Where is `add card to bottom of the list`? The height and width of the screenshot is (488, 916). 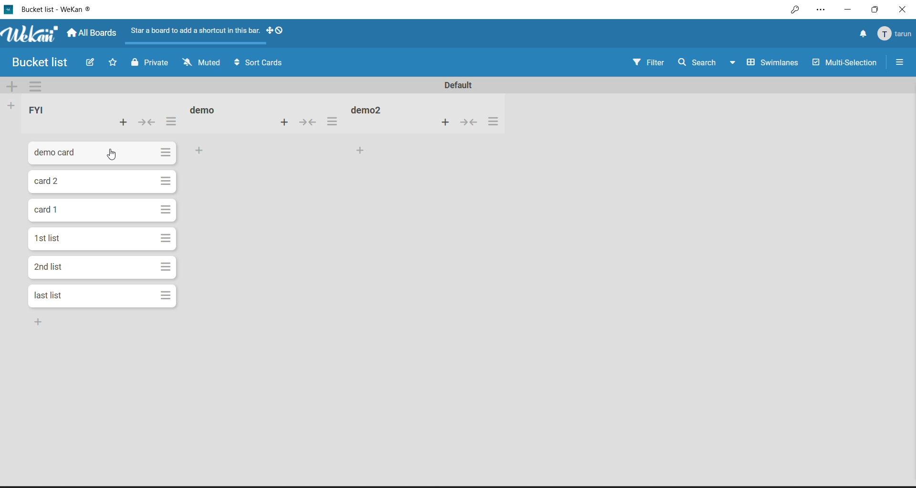 add card to bottom of the list is located at coordinates (261, 152).